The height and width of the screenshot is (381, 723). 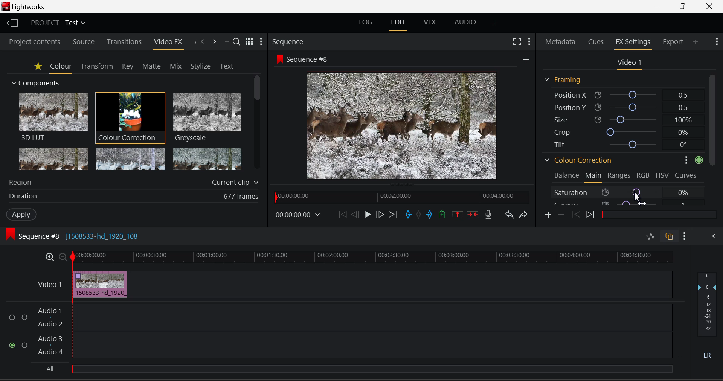 I want to click on Components, so click(x=37, y=84).